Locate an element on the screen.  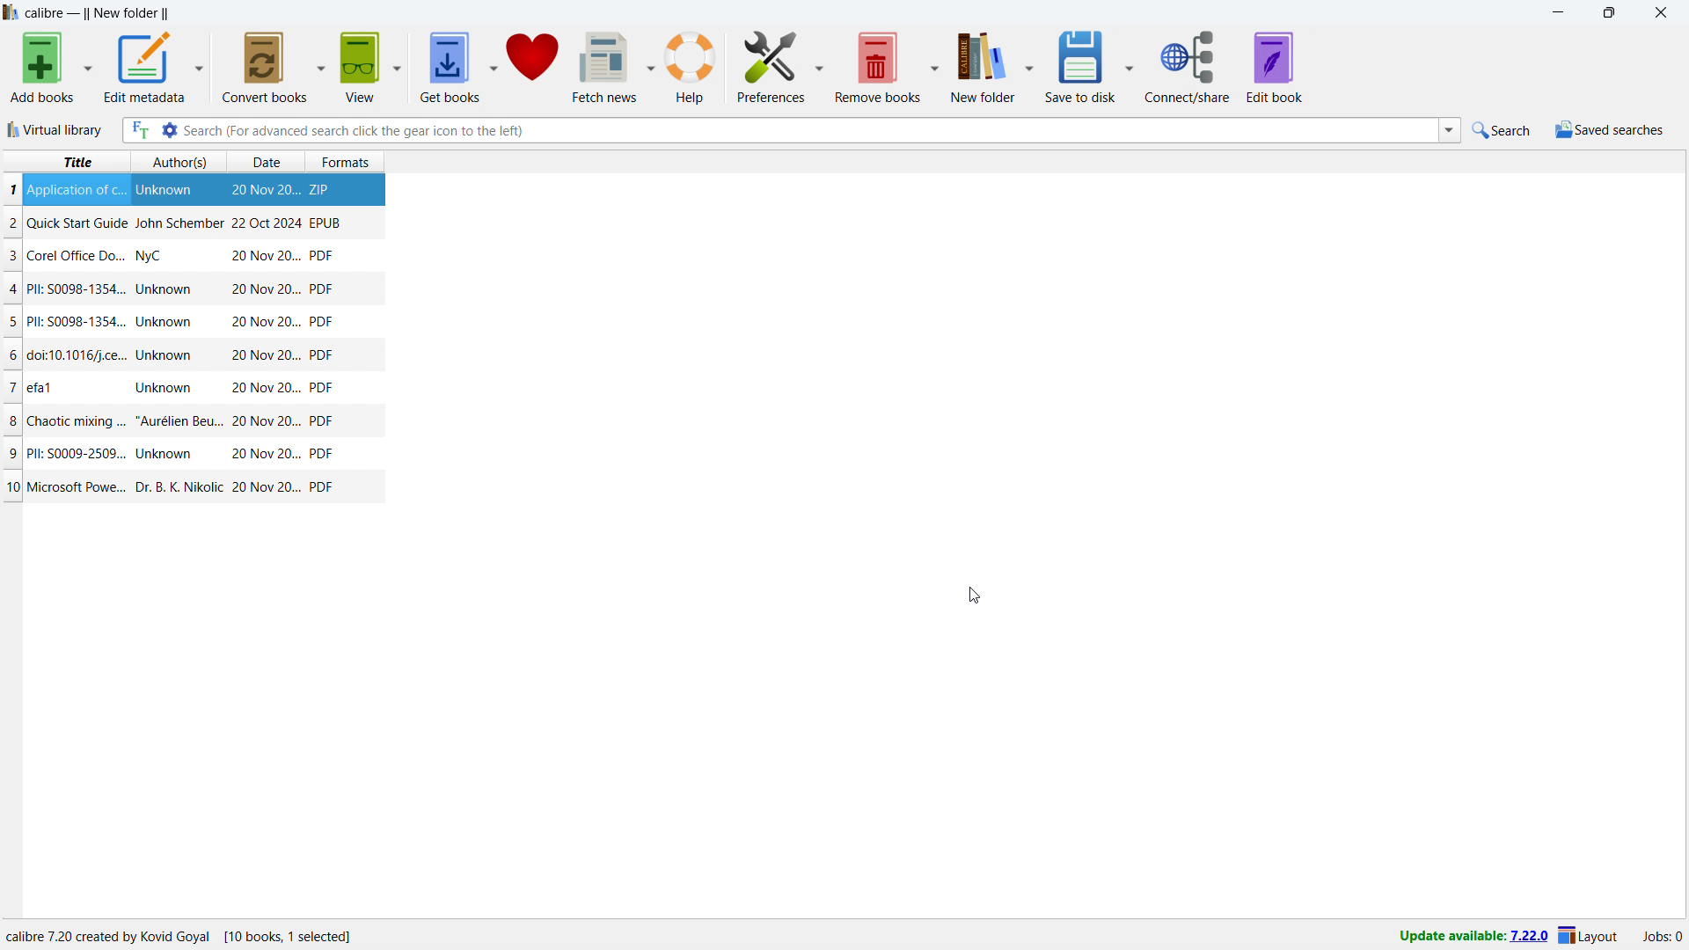
calibre library options is located at coordinates (1049, 69).